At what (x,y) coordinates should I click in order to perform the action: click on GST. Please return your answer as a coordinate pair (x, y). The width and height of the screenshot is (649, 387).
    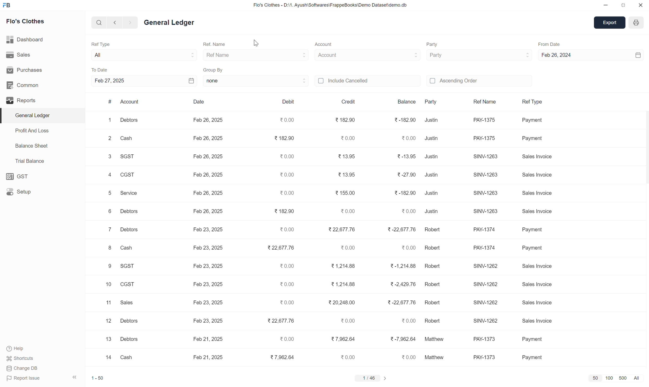
    Looking at the image, I should click on (43, 177).